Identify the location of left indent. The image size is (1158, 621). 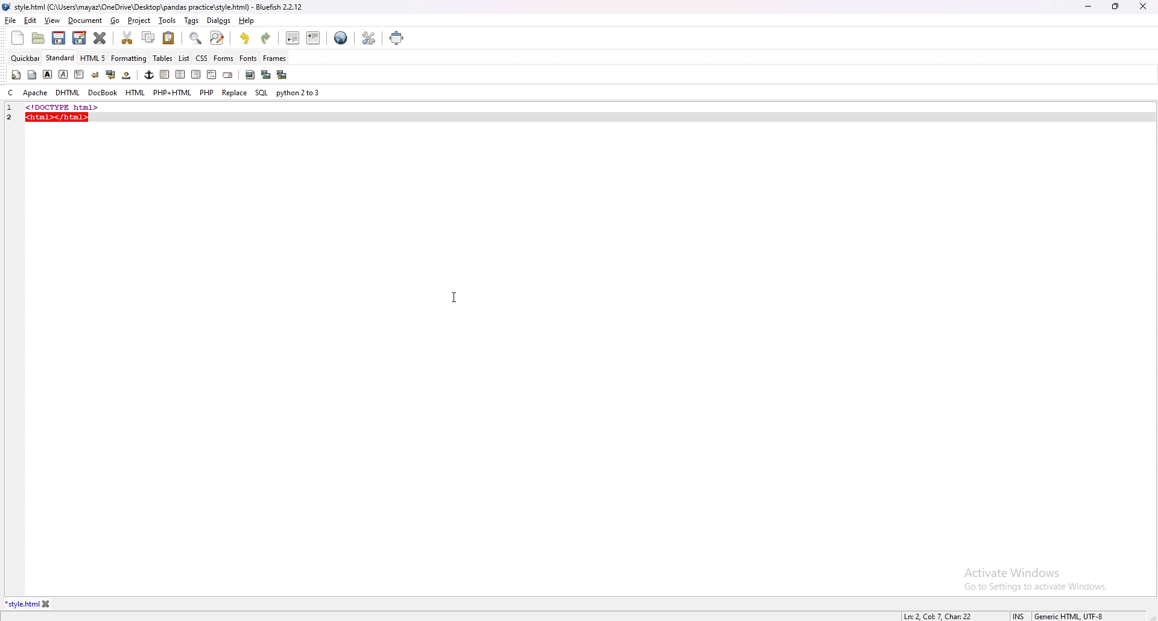
(163, 74).